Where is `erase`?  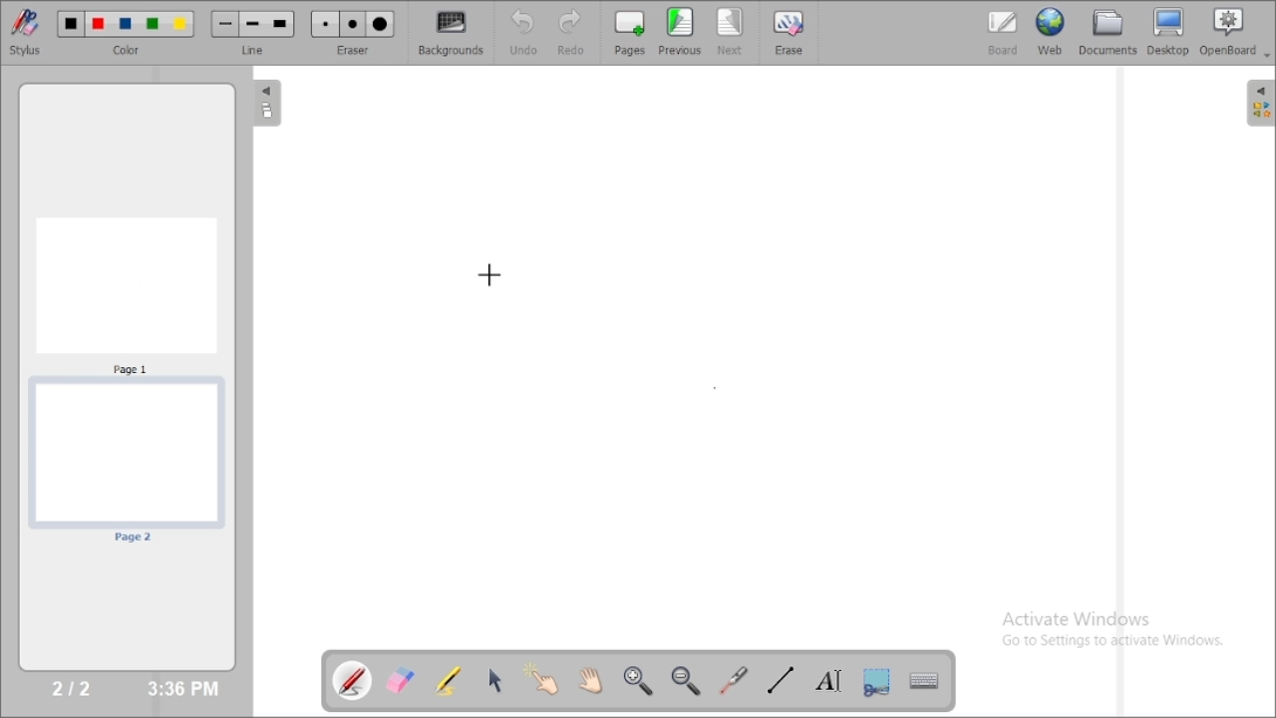
erase is located at coordinates (788, 32).